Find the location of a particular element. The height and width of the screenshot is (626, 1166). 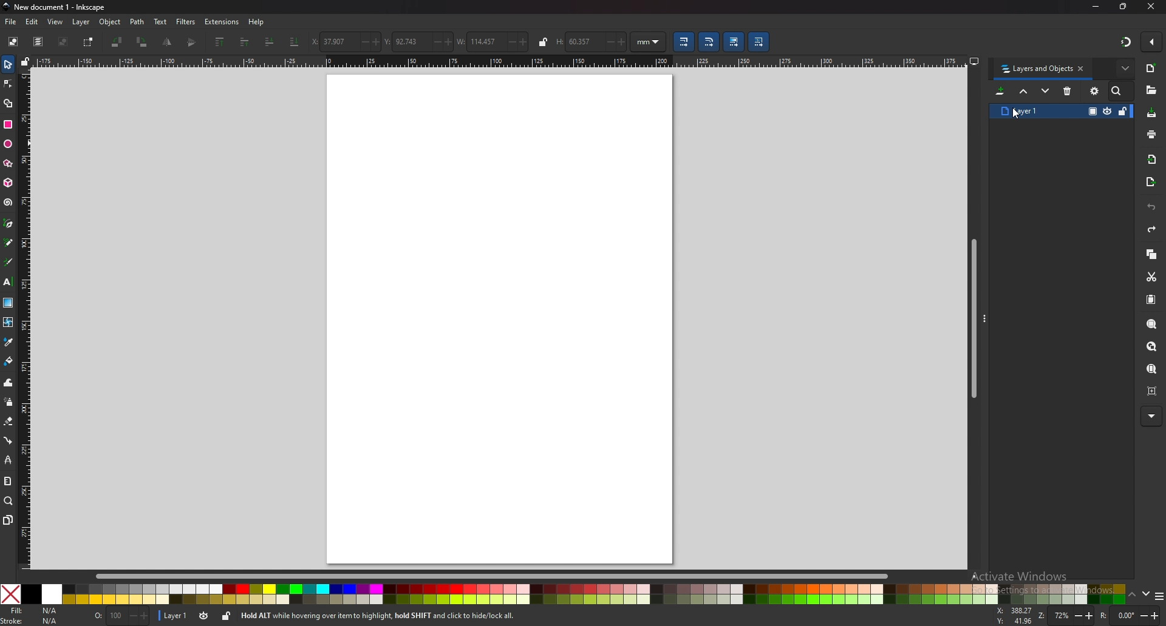

decrease is located at coordinates (510, 42).